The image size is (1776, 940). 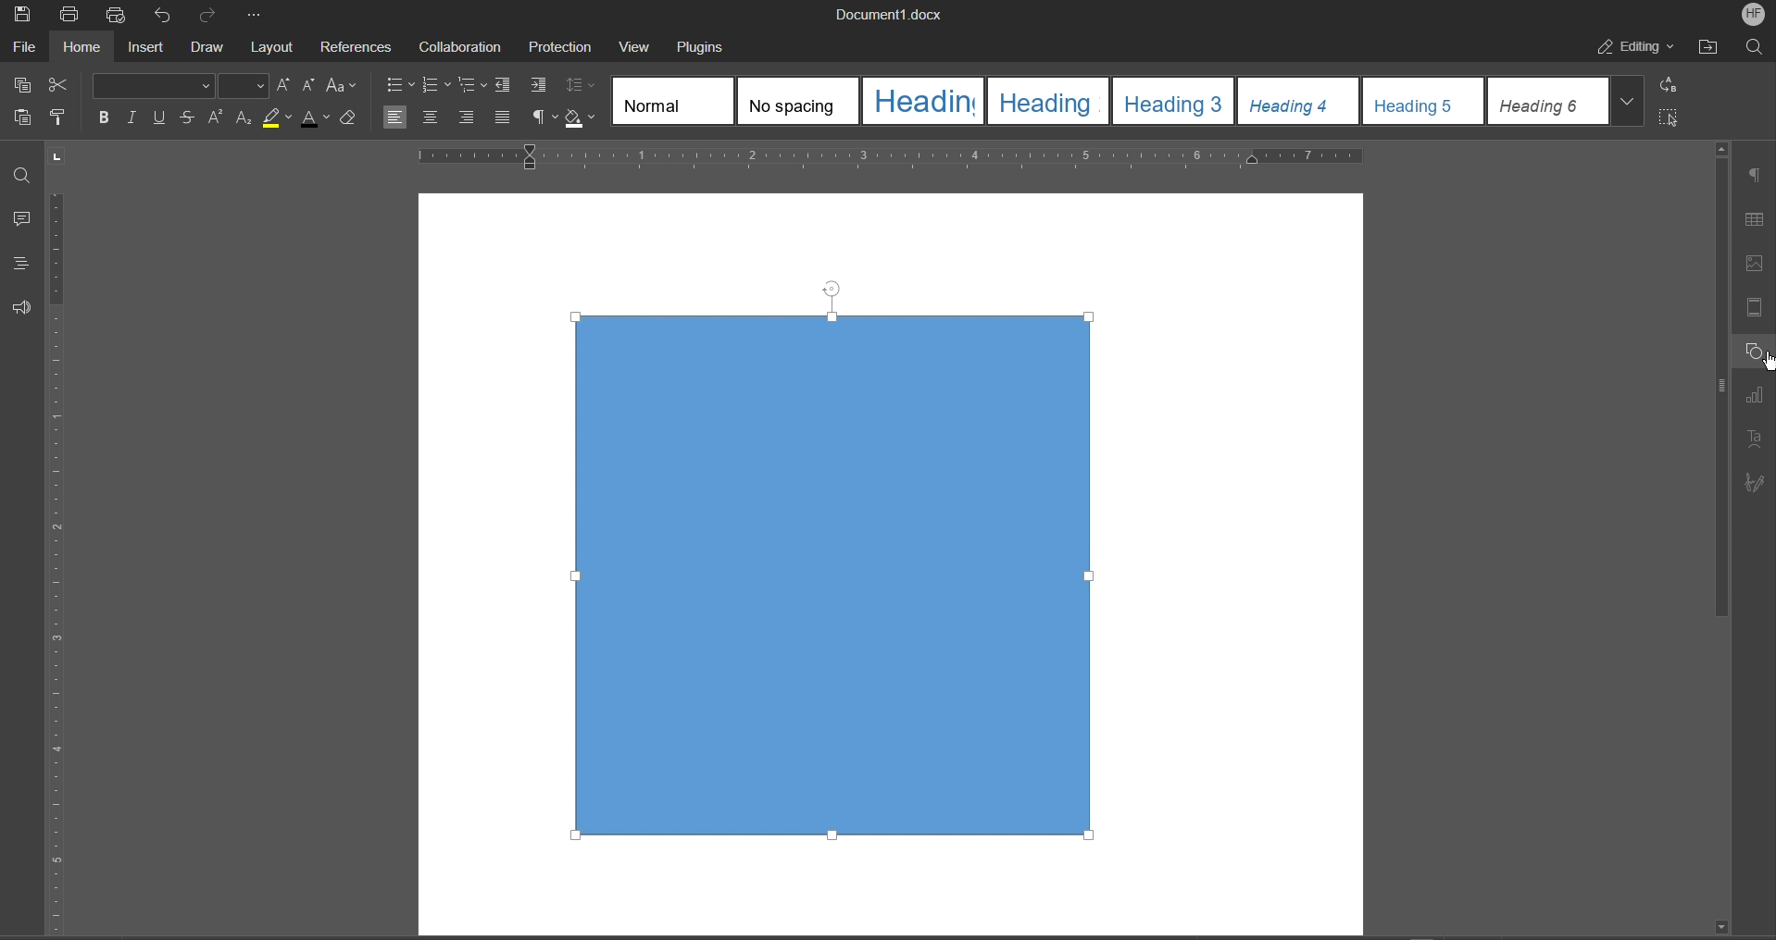 What do you see at coordinates (566, 45) in the screenshot?
I see `` at bounding box center [566, 45].